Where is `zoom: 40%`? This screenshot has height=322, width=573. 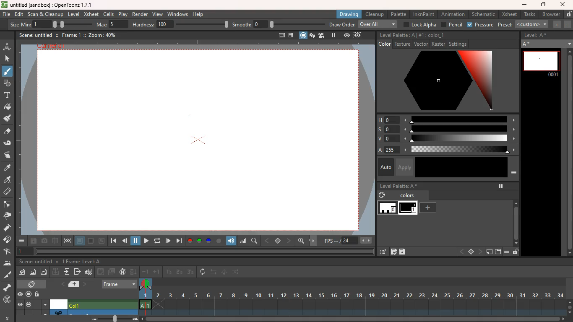
zoom: 40% is located at coordinates (101, 35).